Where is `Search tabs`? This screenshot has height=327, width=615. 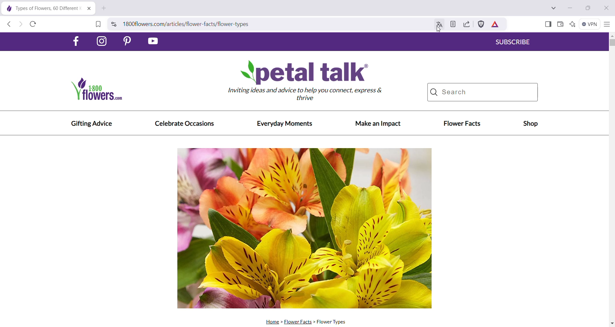
Search tabs is located at coordinates (553, 9).